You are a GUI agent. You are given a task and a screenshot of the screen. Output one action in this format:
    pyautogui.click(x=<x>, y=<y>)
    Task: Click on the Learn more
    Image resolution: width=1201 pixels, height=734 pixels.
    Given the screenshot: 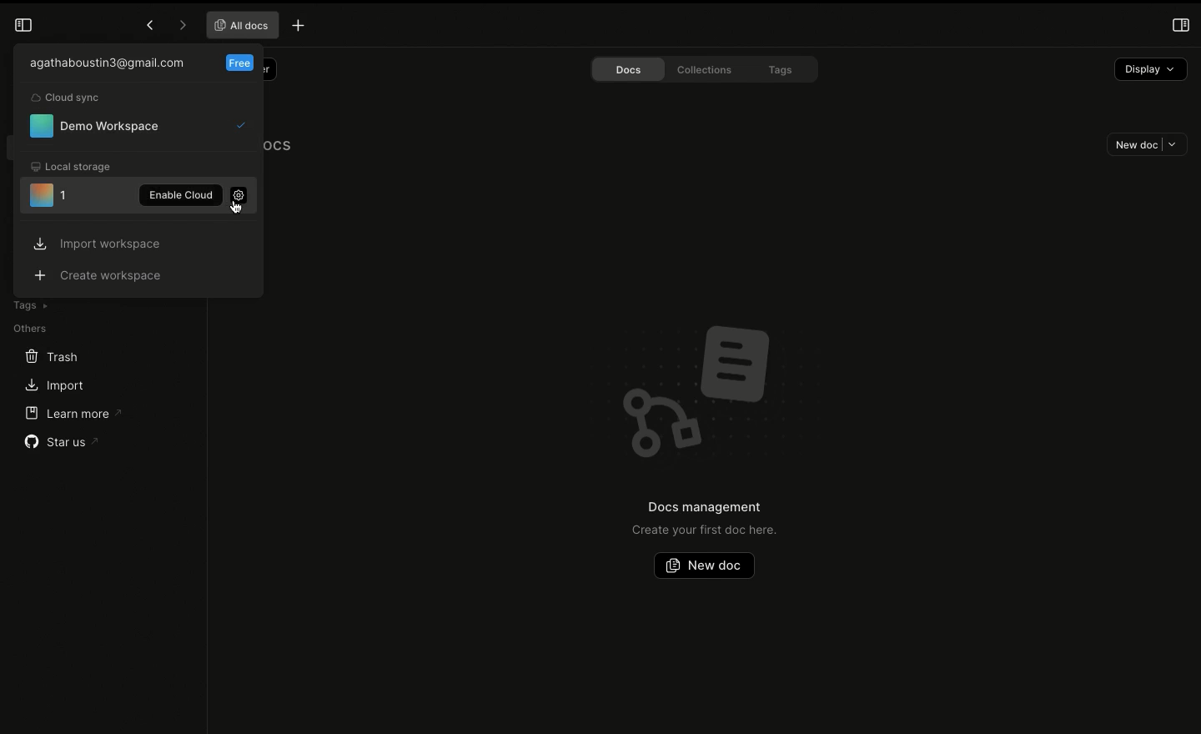 What is the action you would take?
    pyautogui.click(x=74, y=413)
    